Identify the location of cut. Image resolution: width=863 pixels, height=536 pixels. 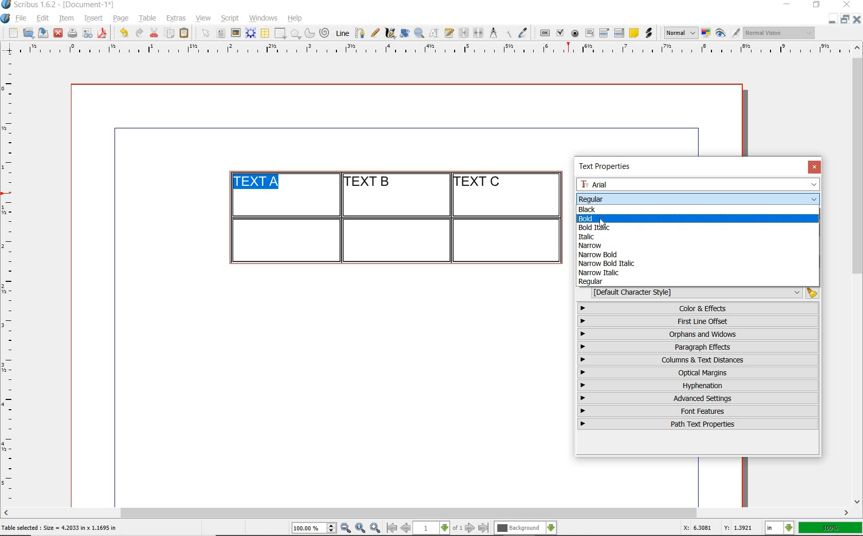
(154, 32).